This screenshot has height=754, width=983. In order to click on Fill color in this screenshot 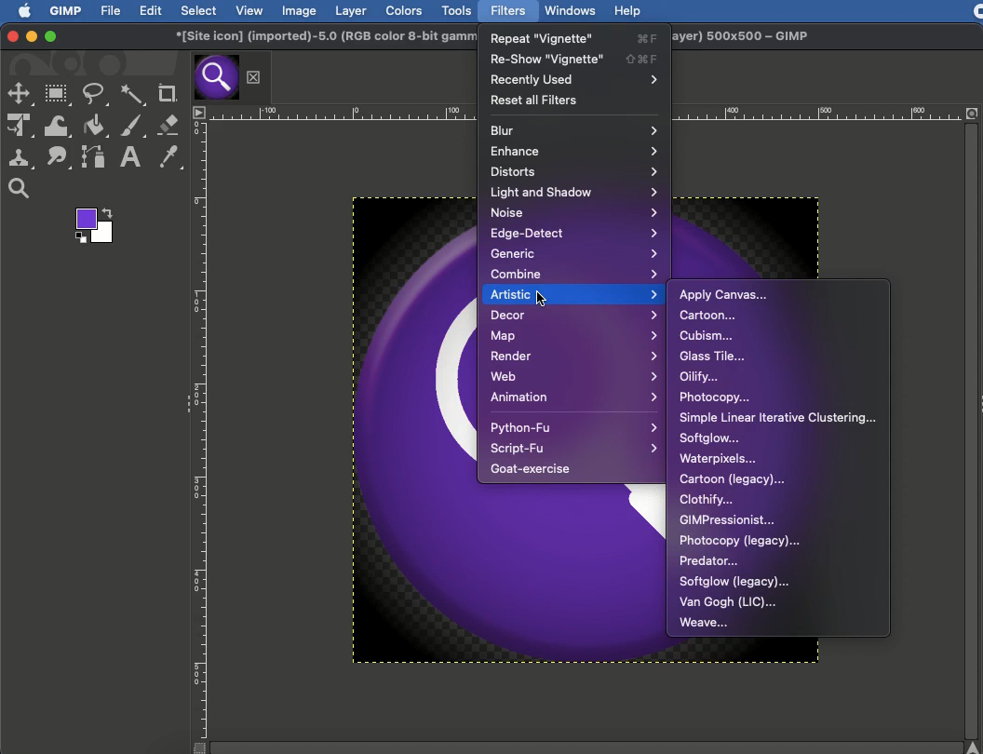, I will do `click(94, 127)`.